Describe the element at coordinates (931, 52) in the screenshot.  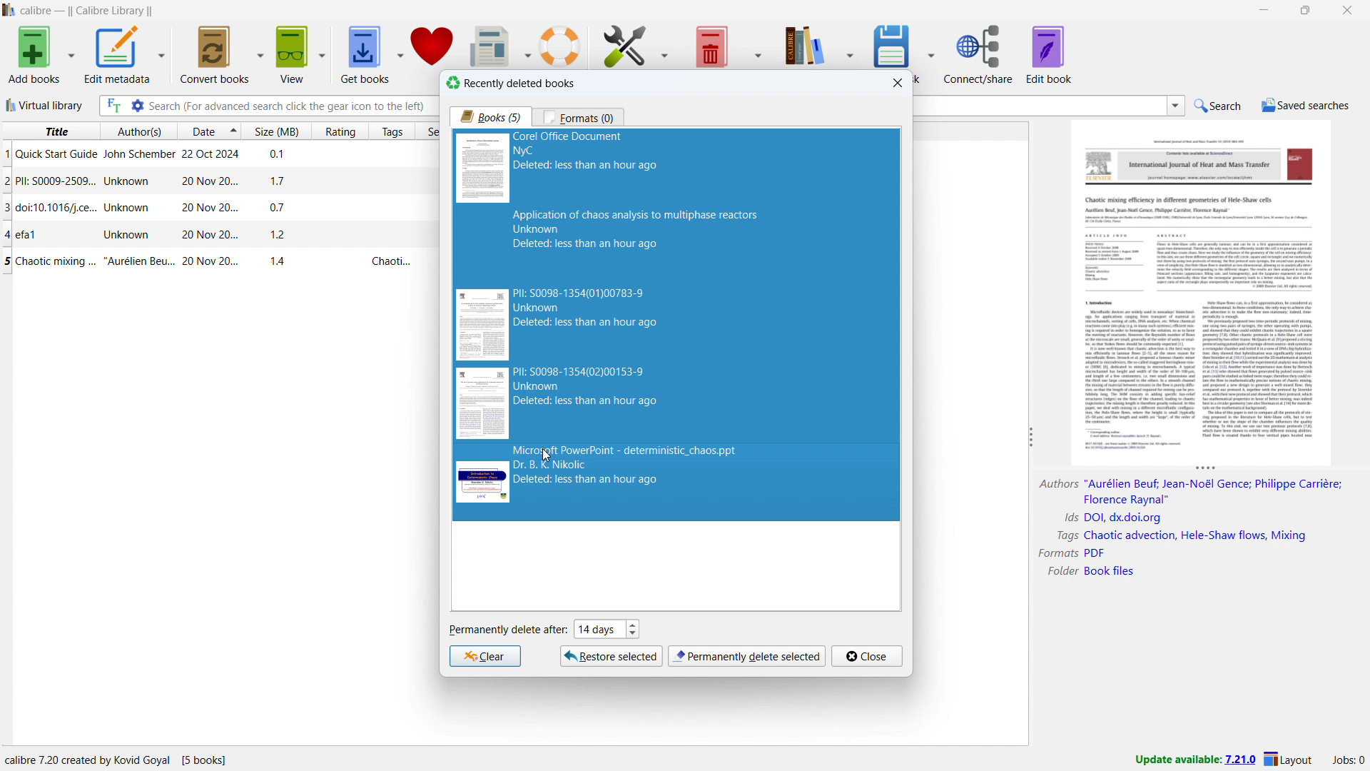
I see `save to disk options` at that location.